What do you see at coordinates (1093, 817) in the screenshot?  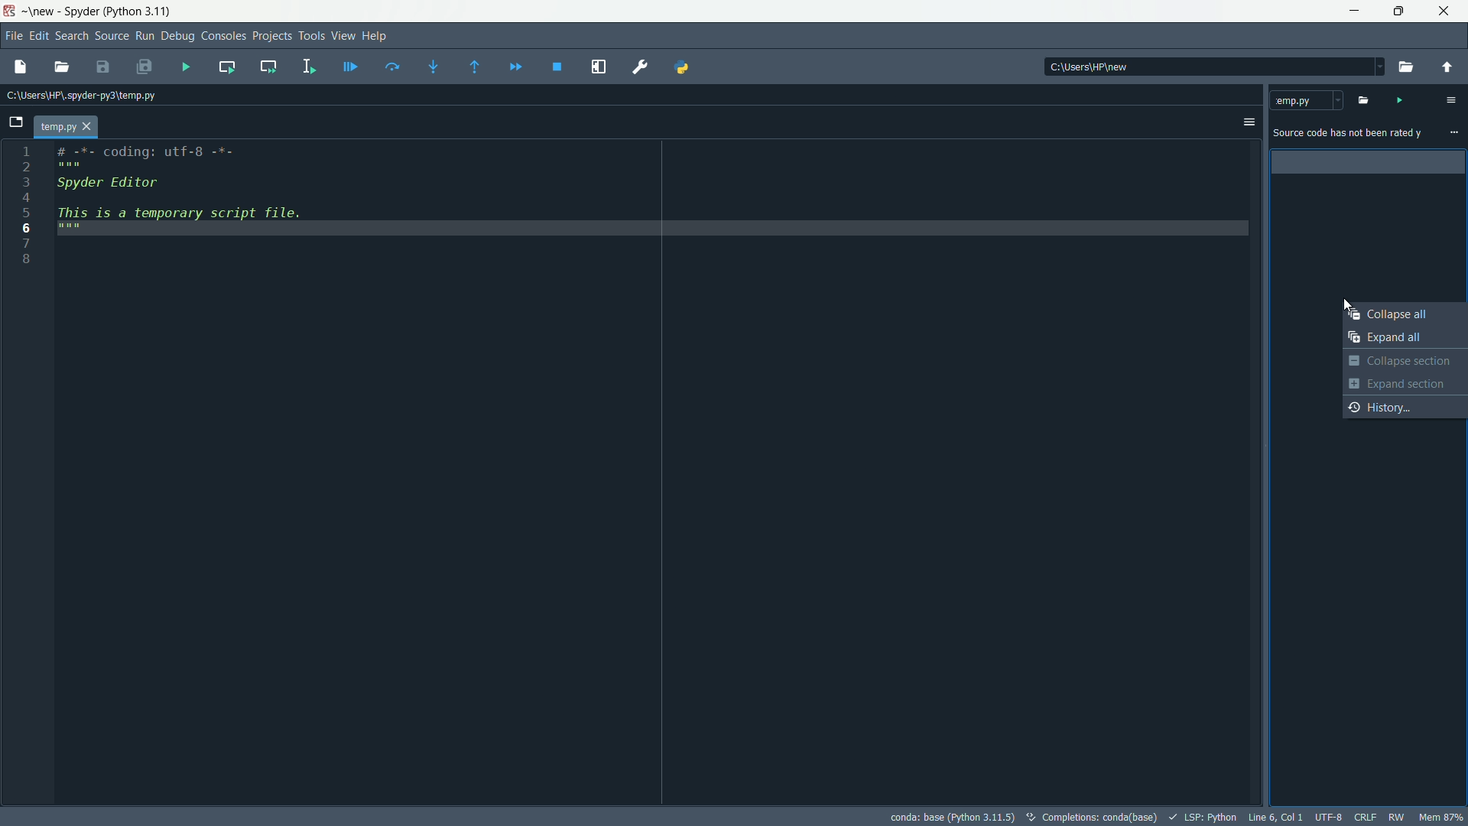 I see `completions: conda(base)` at bounding box center [1093, 817].